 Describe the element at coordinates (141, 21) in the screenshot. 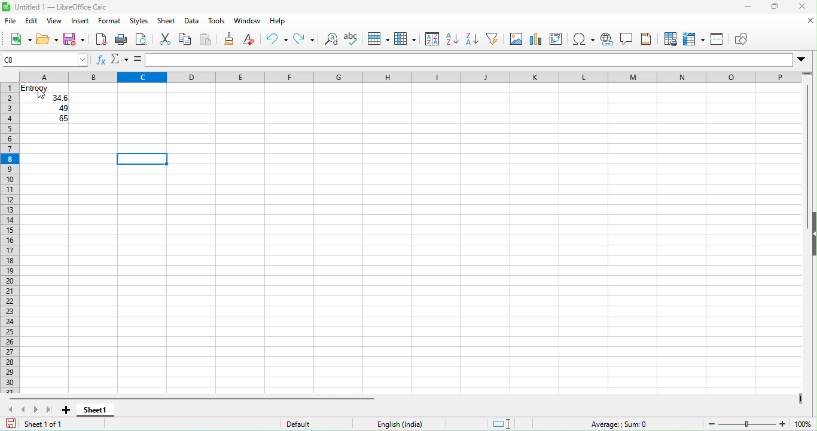

I see `styles` at that location.